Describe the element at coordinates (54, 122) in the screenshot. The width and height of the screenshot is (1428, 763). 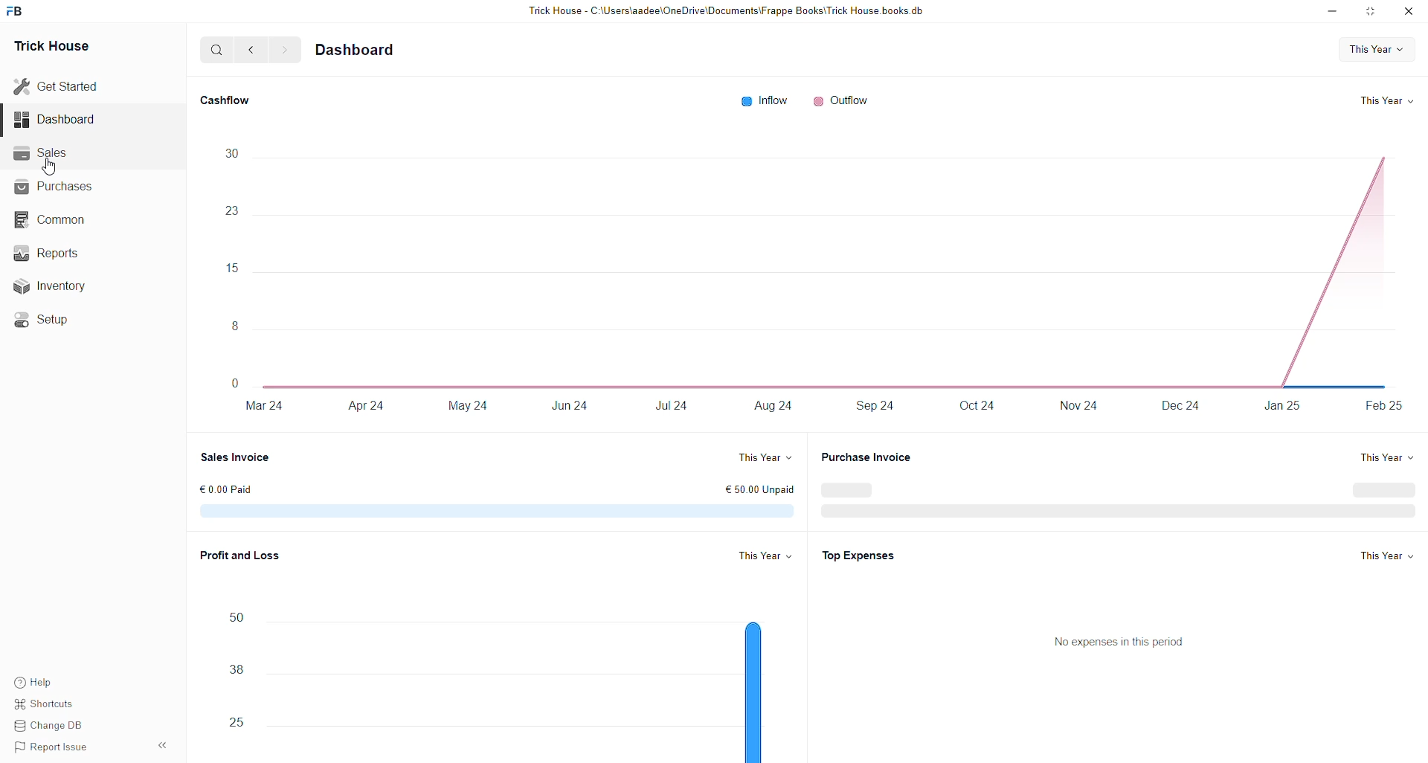
I see `Dashboard` at that location.